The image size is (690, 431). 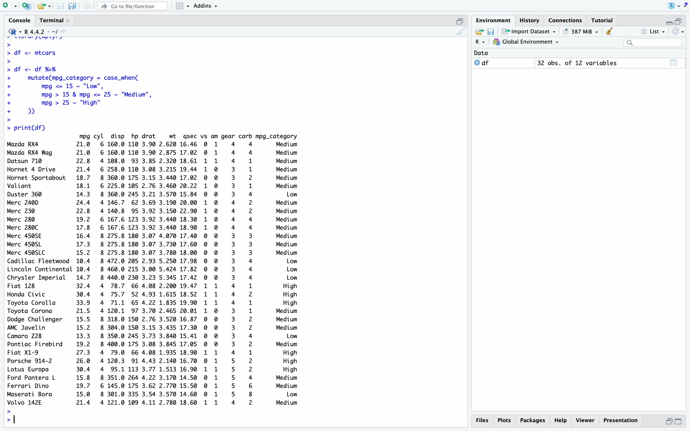 I want to click on > library(dplyr)>> df <- mtcars>> df <- df %%+ mutate(mpg_category = case_when(+ mpg <= 15 ~ "Low",+ mpg > 15 & mpg <= 25 ~ "Medium",+ mpg > 25 ~ "High"+ ))>, so click(x=79, y=79).